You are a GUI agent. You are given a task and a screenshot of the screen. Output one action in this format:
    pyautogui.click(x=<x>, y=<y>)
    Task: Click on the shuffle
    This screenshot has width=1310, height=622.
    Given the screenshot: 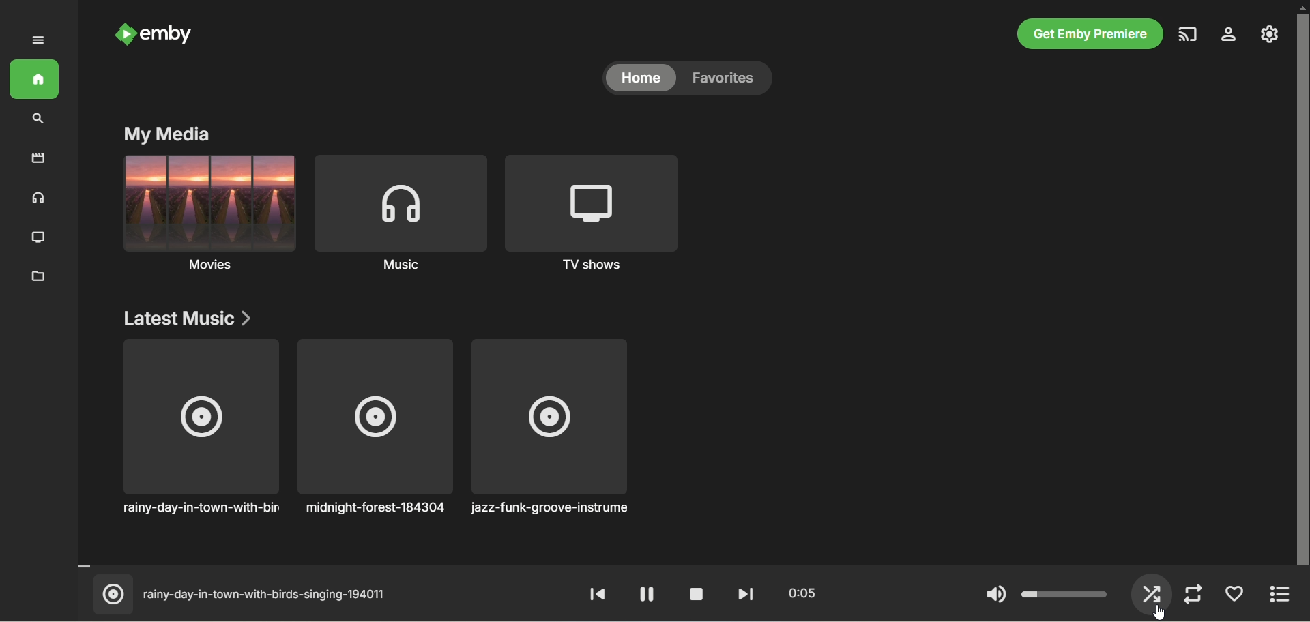 What is the action you would take?
    pyautogui.click(x=1151, y=593)
    